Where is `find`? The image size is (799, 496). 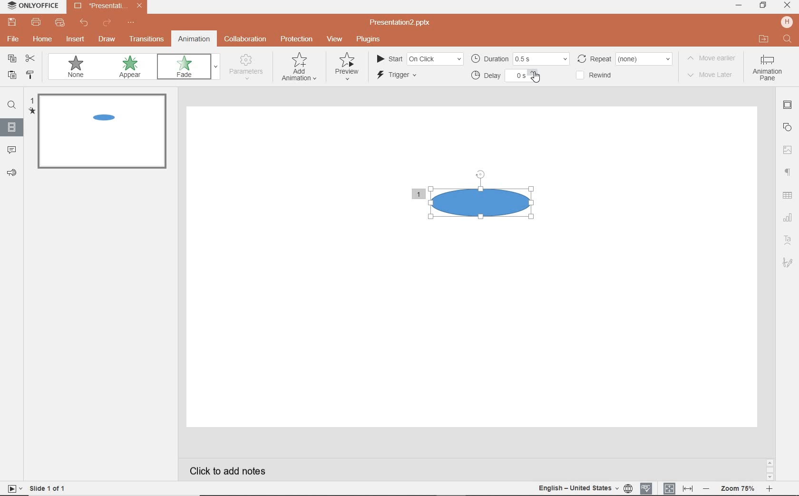 find is located at coordinates (789, 39).